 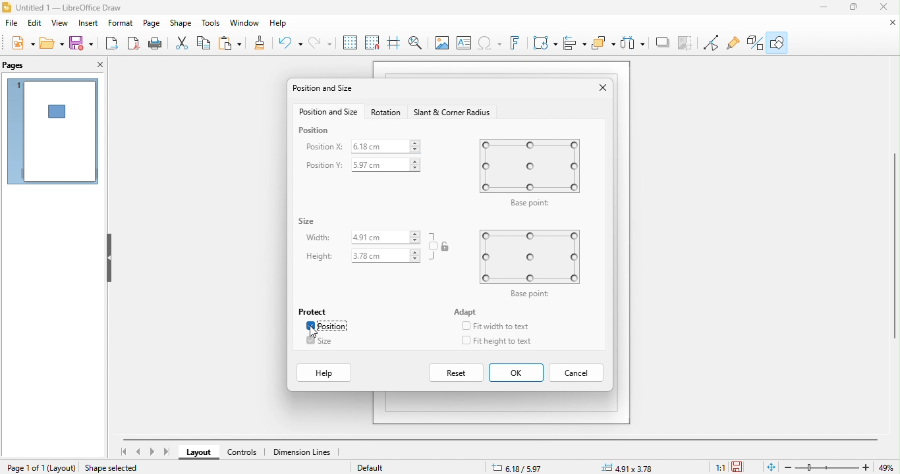 I want to click on 49, so click(x=888, y=467).